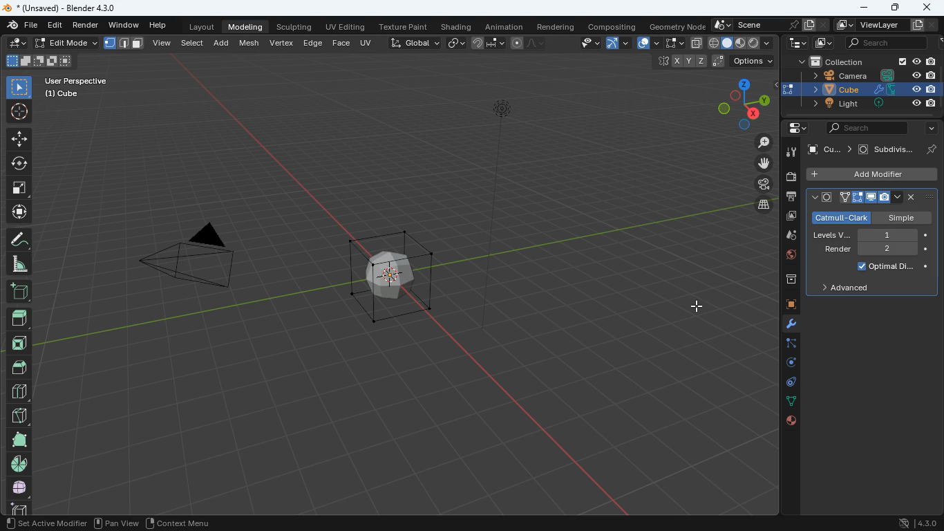 This screenshot has width=944, height=531. I want to click on edge, so click(313, 42).